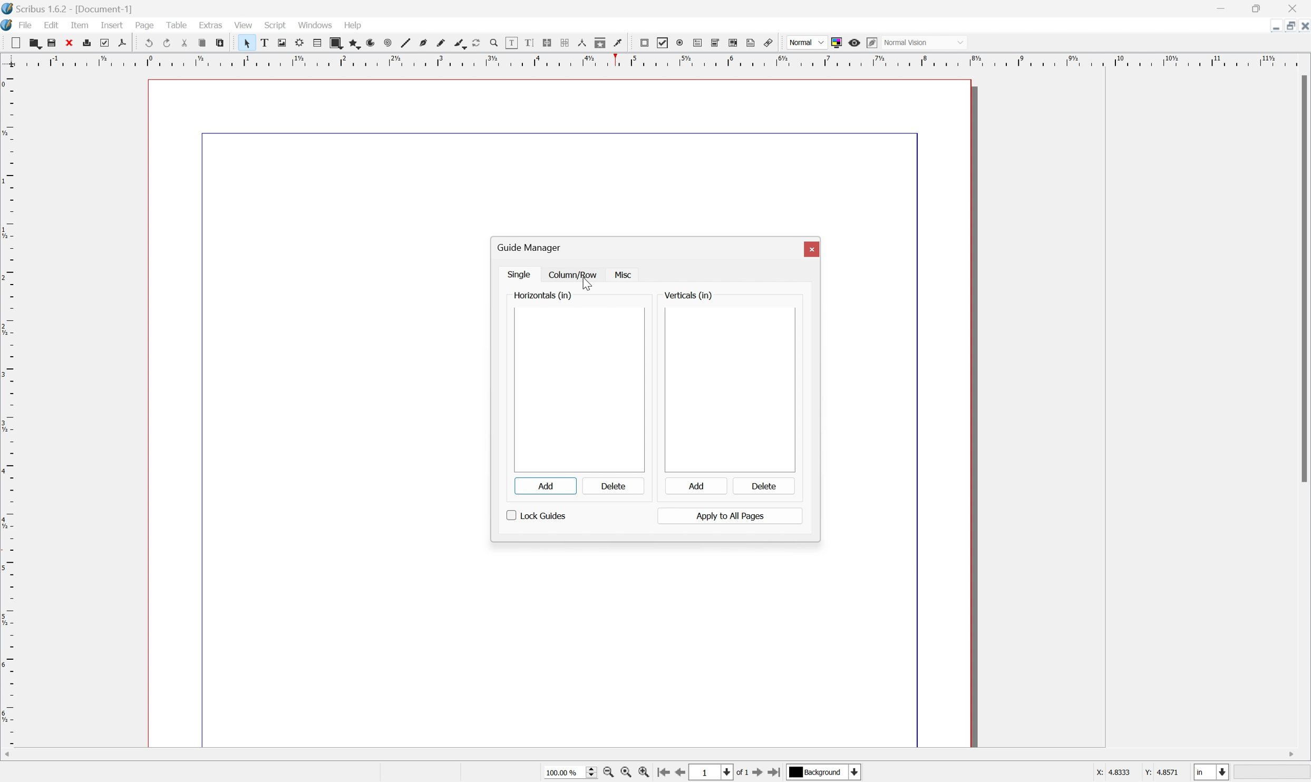 The image size is (1311, 782). Describe the element at coordinates (625, 773) in the screenshot. I see `zoom out` at that location.